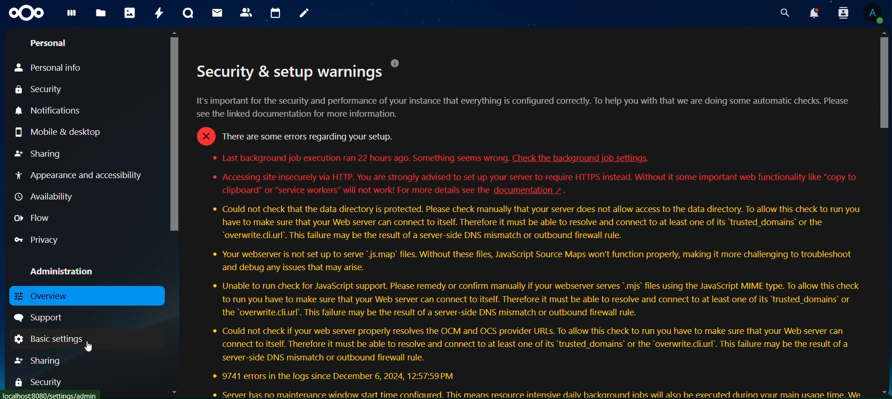  Describe the element at coordinates (90, 347) in the screenshot. I see `Cursor` at that location.